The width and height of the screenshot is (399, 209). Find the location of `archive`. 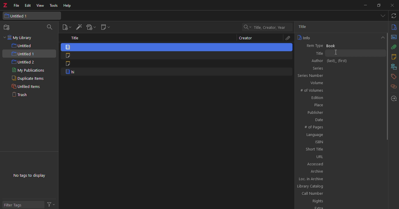

archive is located at coordinates (340, 171).